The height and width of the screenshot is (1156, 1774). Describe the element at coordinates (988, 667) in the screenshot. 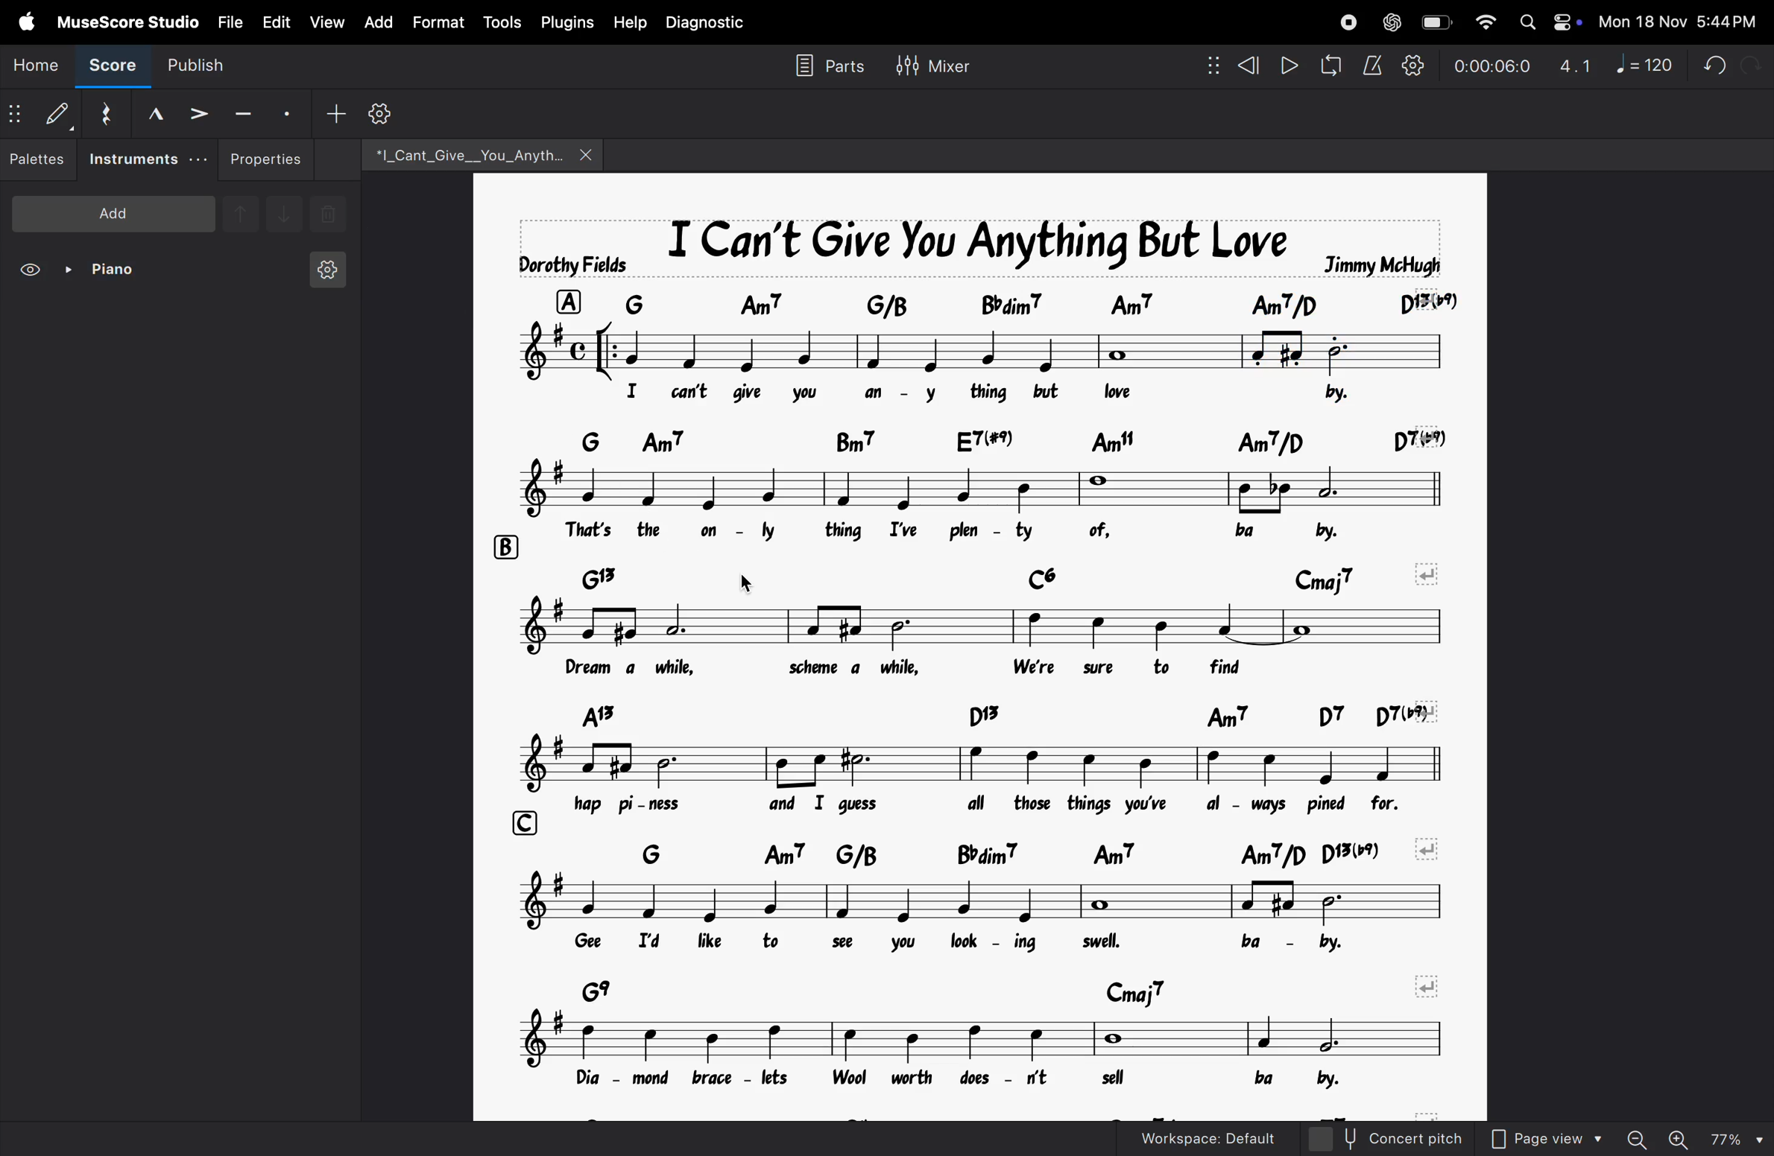

I see `notes` at that location.